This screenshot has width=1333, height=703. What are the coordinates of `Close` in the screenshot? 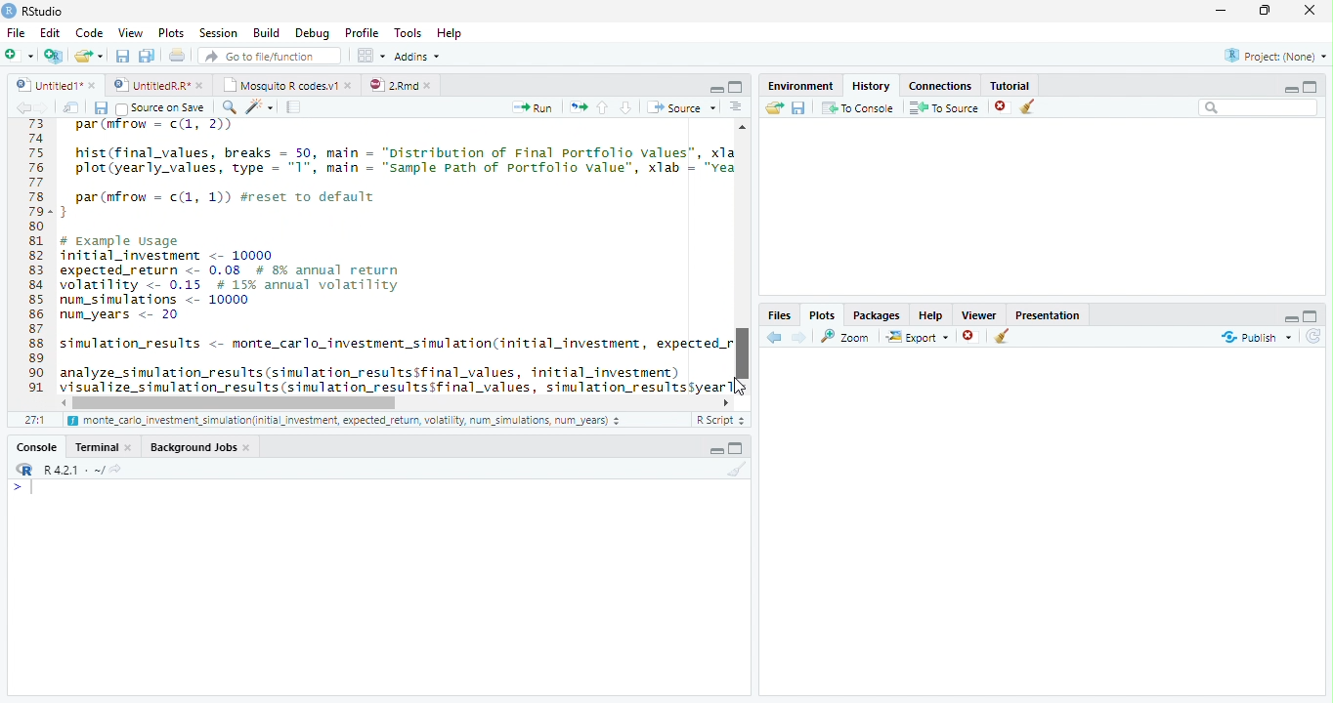 It's located at (1311, 12).